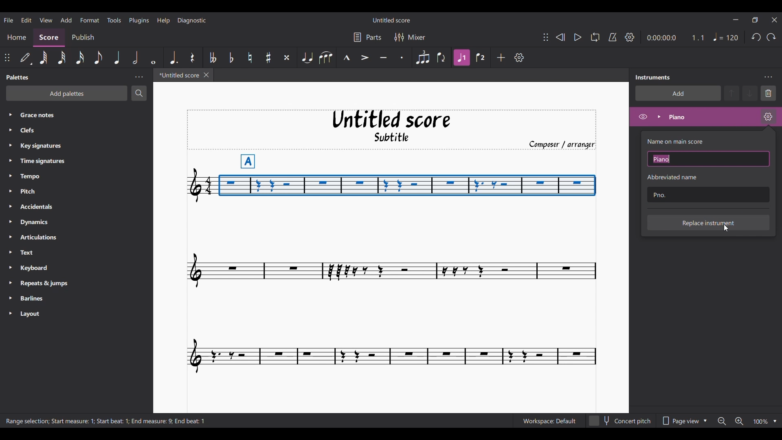 The height and width of the screenshot is (440, 782). What do you see at coordinates (50, 161) in the screenshot?
I see `Time signatures` at bounding box center [50, 161].